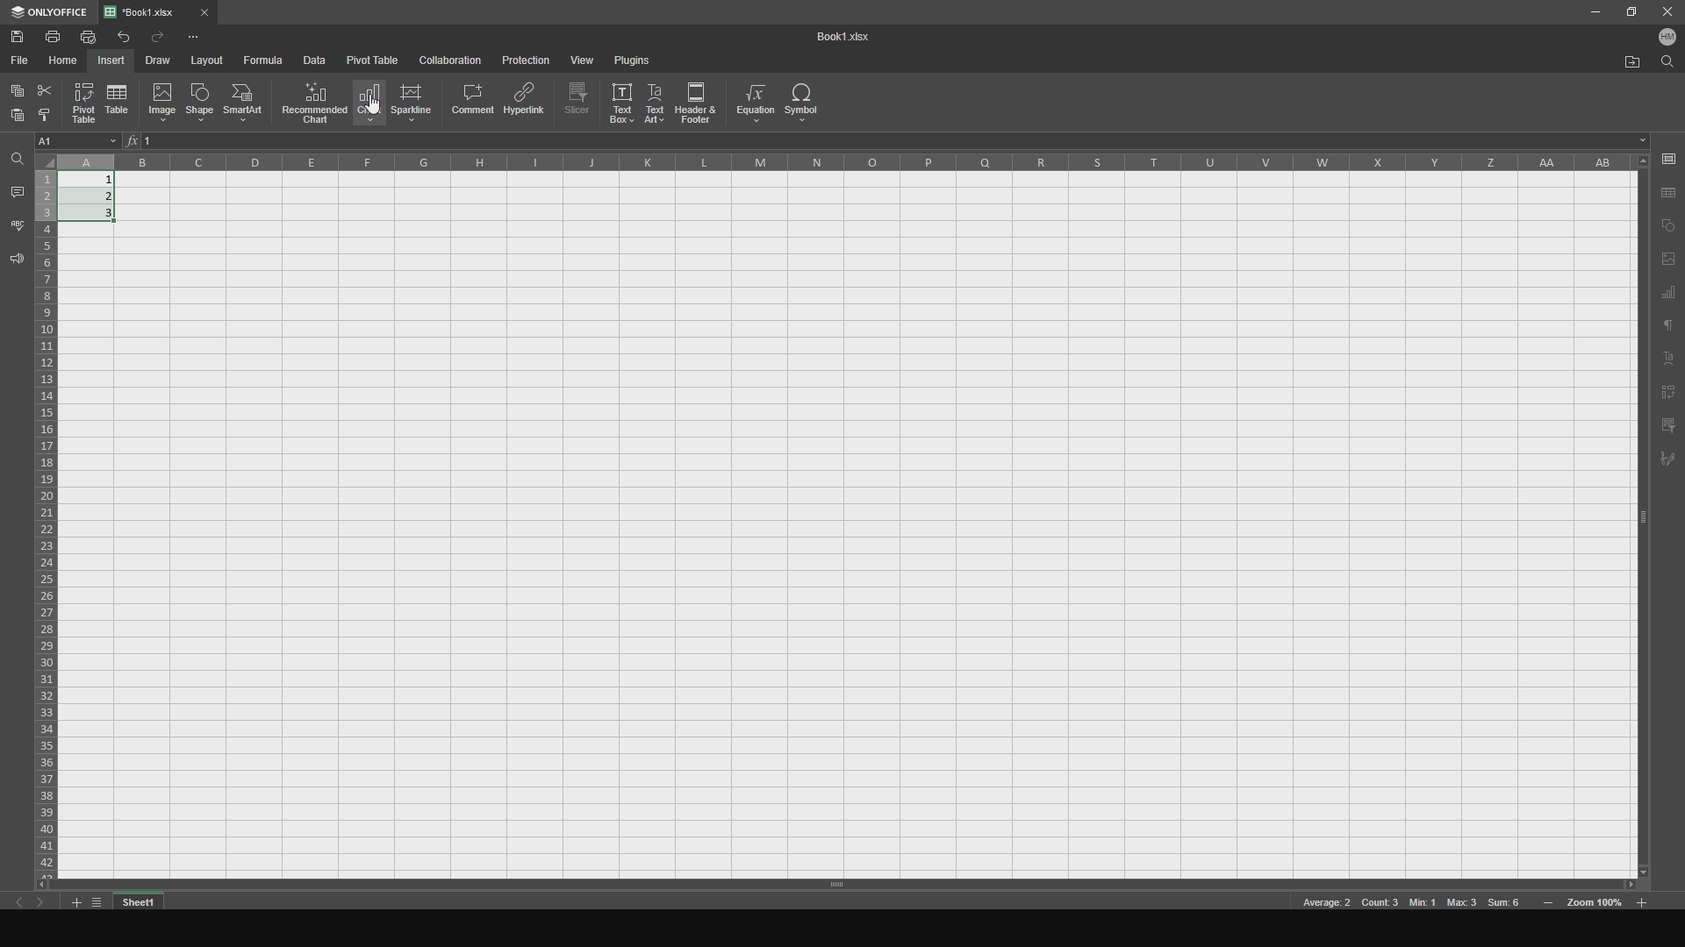 The height and width of the screenshot is (947, 1685). What do you see at coordinates (1628, 14) in the screenshot?
I see `maxiize` at bounding box center [1628, 14].